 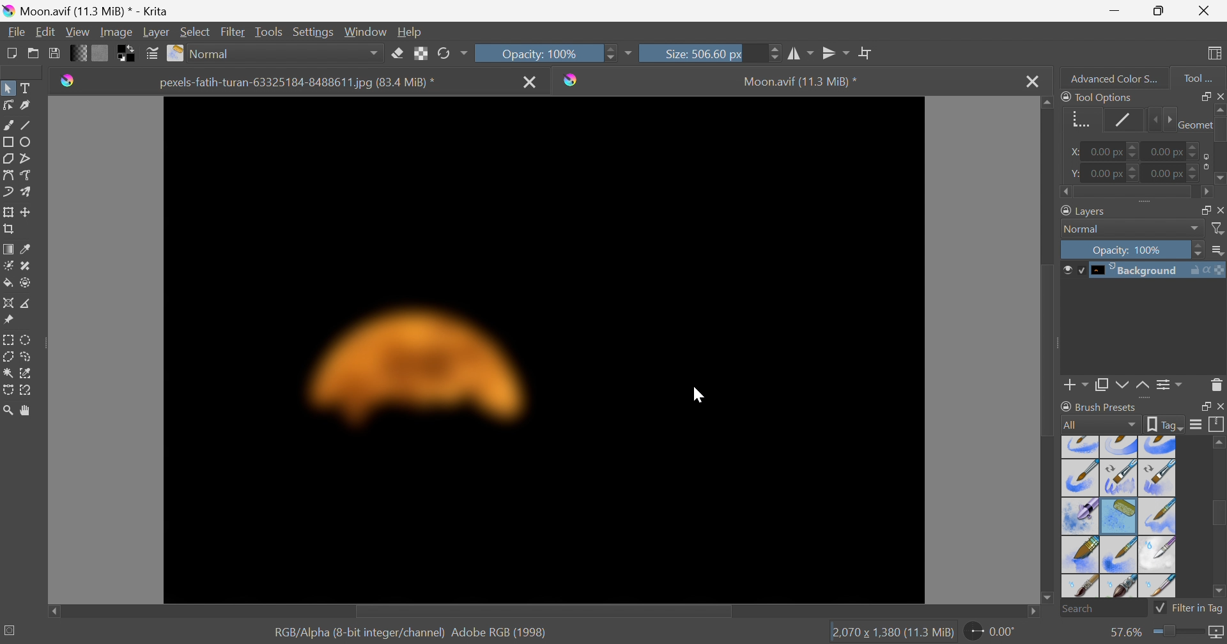 I want to click on , so click(x=1096, y=98).